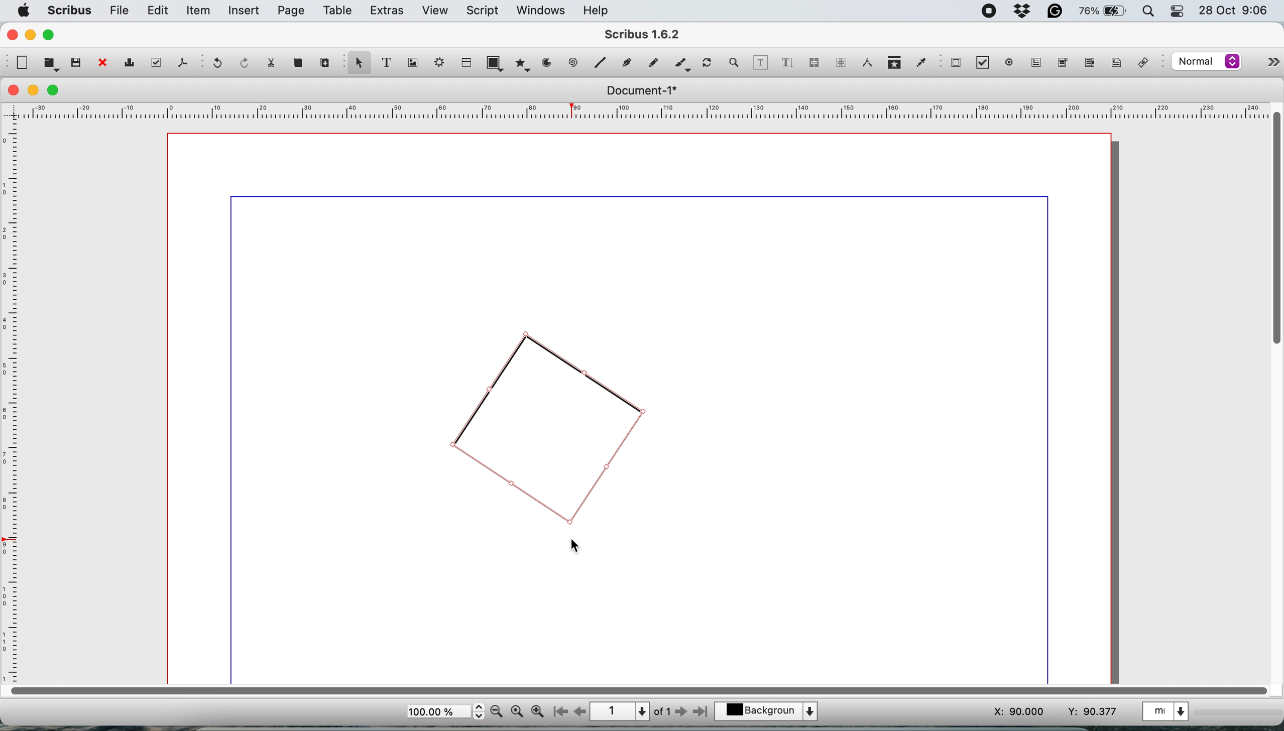 Image resolution: width=1284 pixels, height=731 pixels. What do you see at coordinates (120, 11) in the screenshot?
I see `file` at bounding box center [120, 11].